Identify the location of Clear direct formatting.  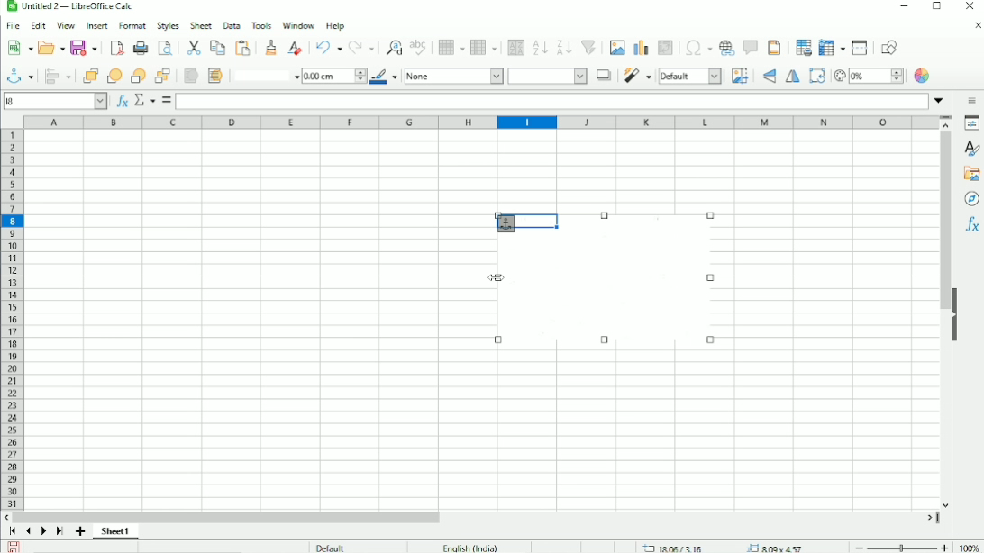
(295, 47).